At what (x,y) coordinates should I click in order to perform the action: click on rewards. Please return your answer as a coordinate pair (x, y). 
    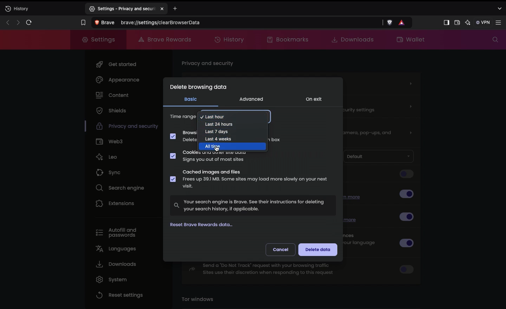
    Looking at the image, I should click on (402, 22).